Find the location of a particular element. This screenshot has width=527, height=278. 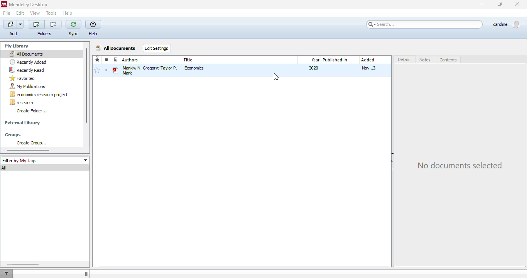

search is located at coordinates (425, 24).